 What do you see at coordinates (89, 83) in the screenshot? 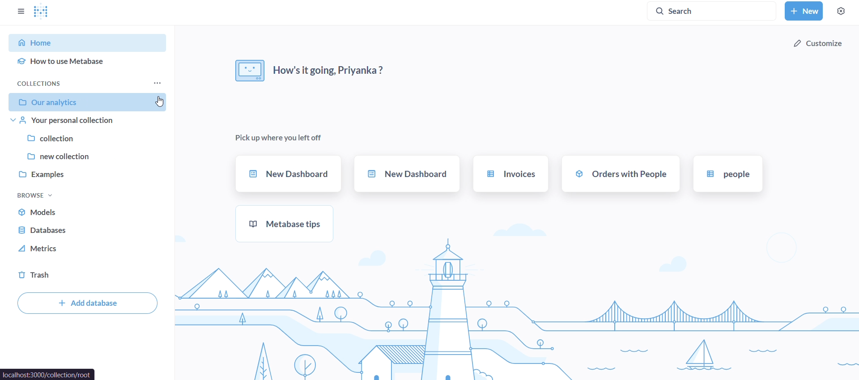
I see `collections` at bounding box center [89, 83].